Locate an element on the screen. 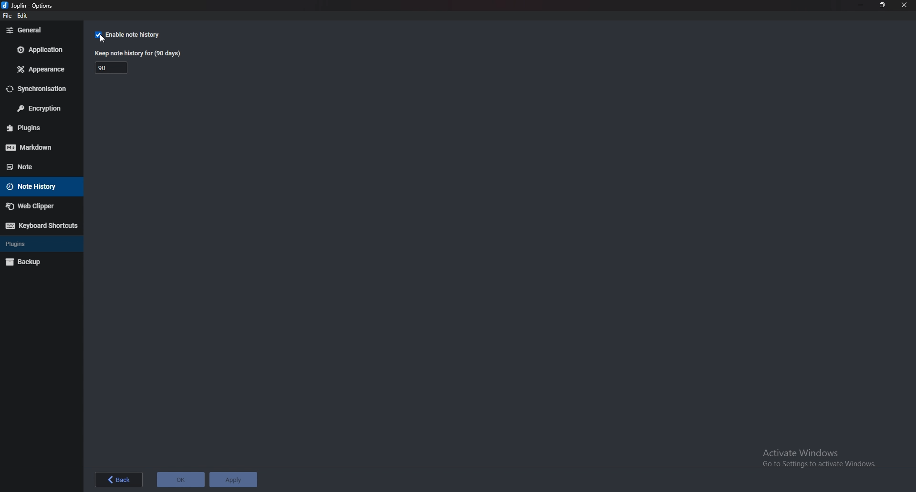 Image resolution: width=916 pixels, height=492 pixels. Plugins is located at coordinates (39, 127).